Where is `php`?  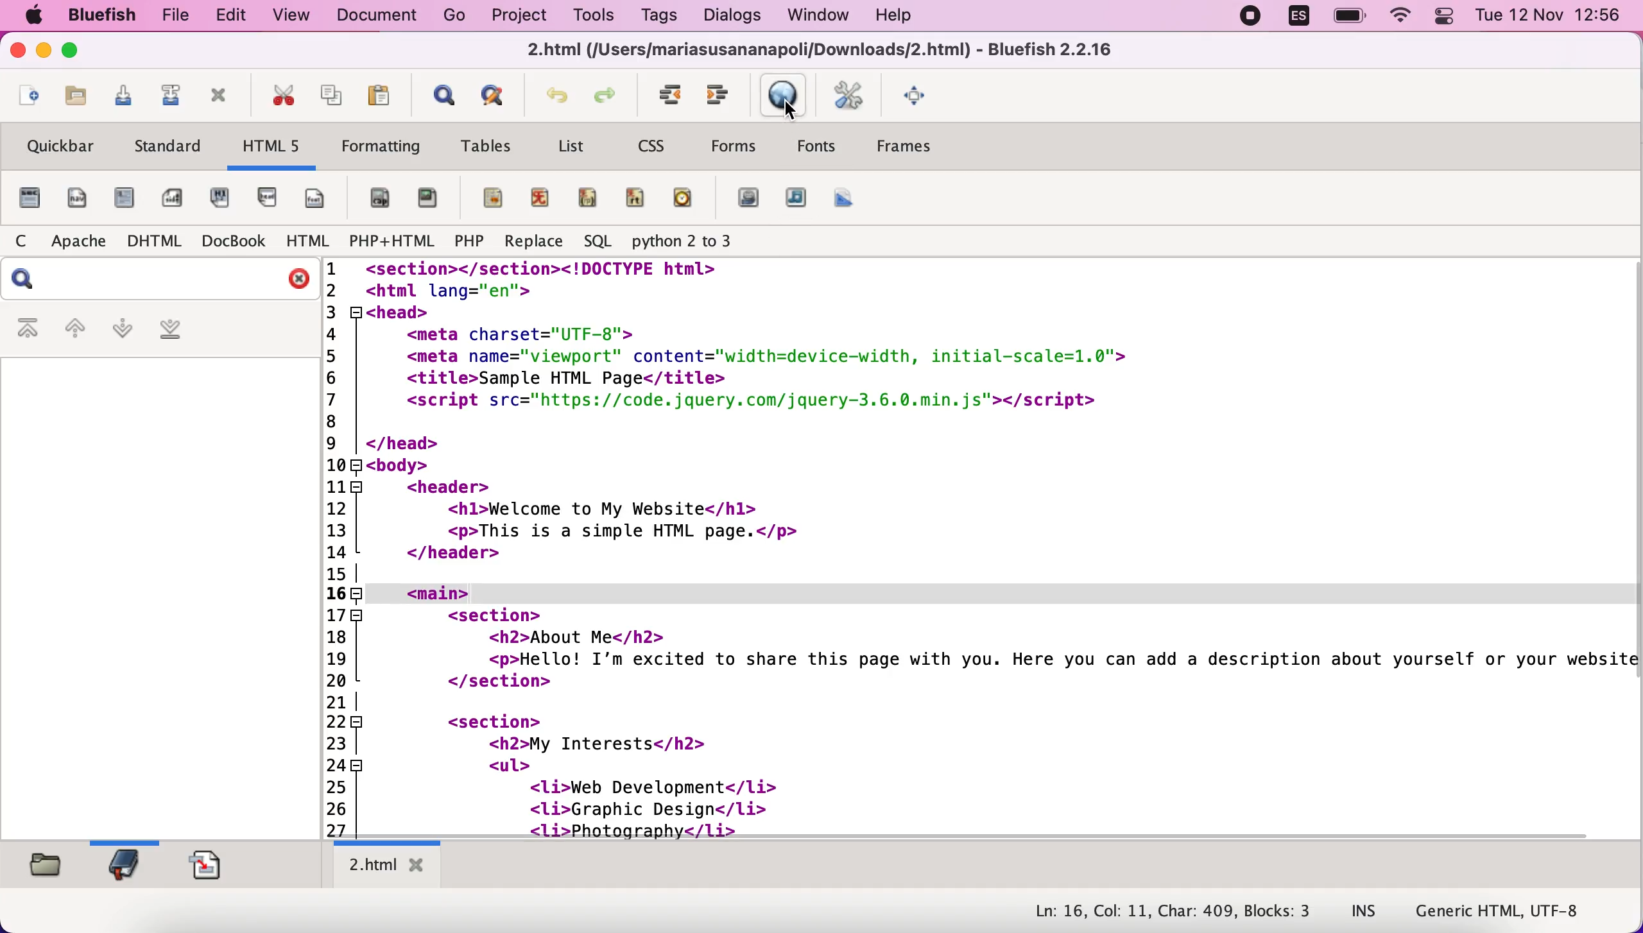 php is located at coordinates (465, 243).